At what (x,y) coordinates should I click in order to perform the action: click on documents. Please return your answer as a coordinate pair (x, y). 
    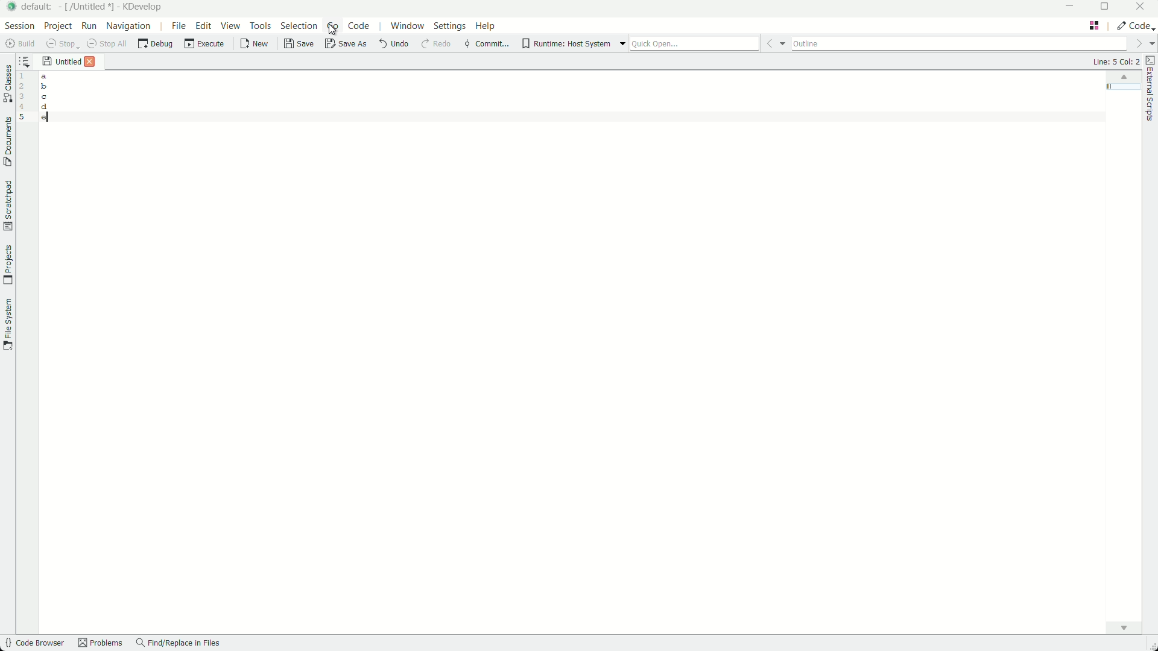
    Looking at the image, I should click on (7, 143).